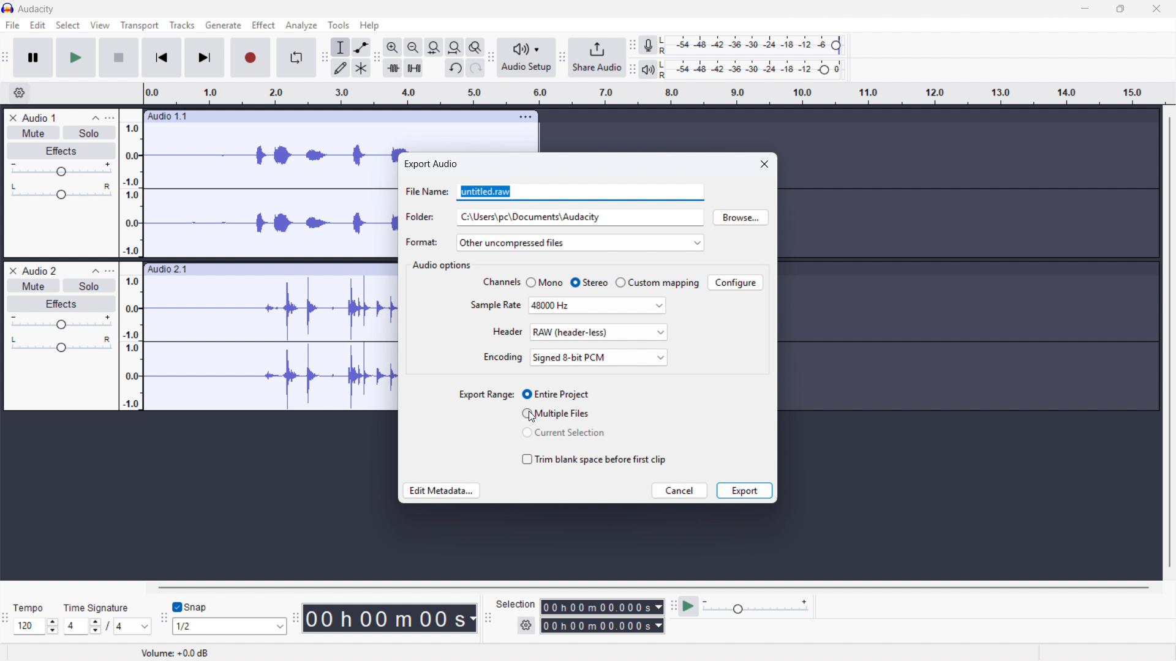 The width and height of the screenshot is (1176, 661). Describe the element at coordinates (377, 58) in the screenshot. I see `Edit toolbar ` at that location.